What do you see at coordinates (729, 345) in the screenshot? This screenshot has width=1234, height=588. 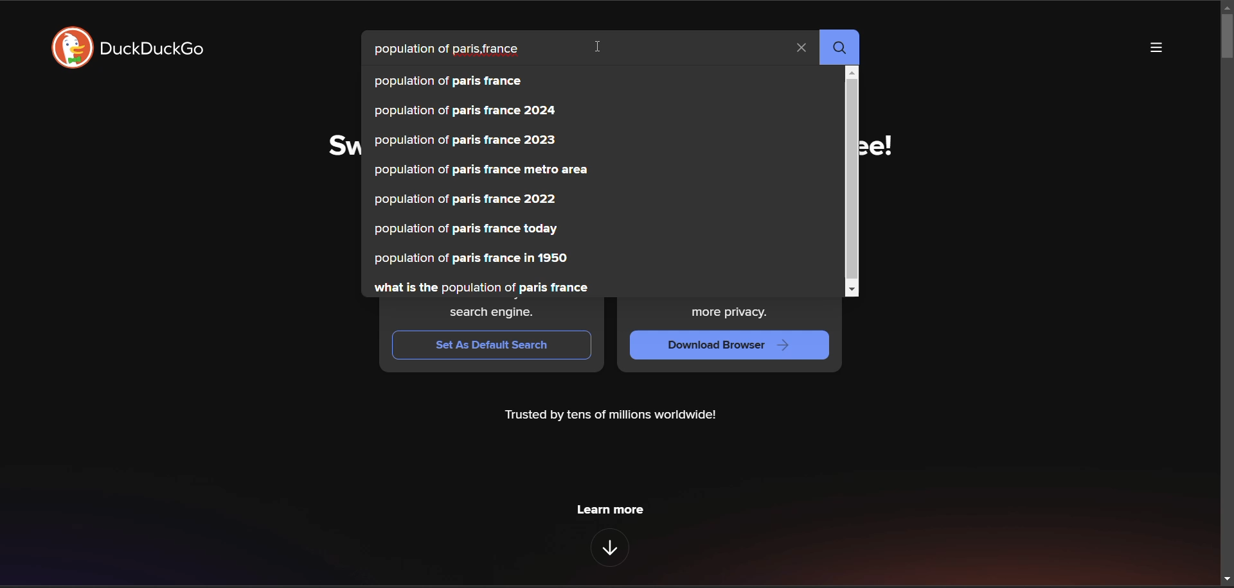 I see `Download Browser >` at bounding box center [729, 345].